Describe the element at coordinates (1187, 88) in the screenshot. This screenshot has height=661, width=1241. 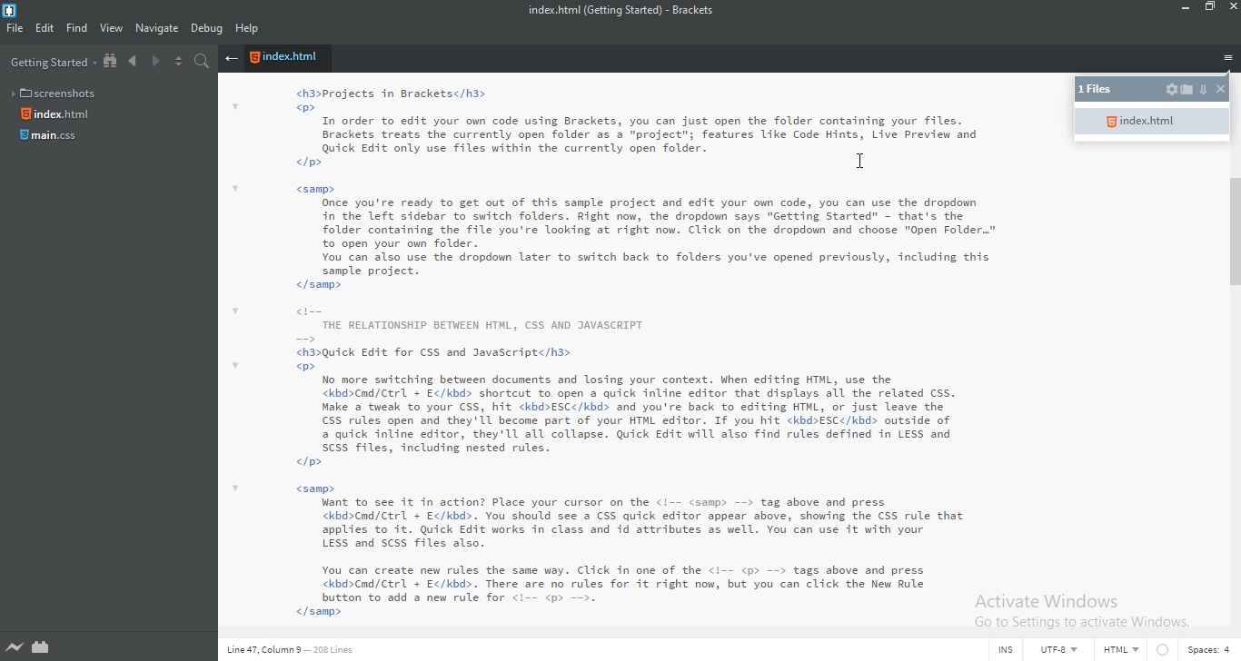
I see `open folder` at that location.